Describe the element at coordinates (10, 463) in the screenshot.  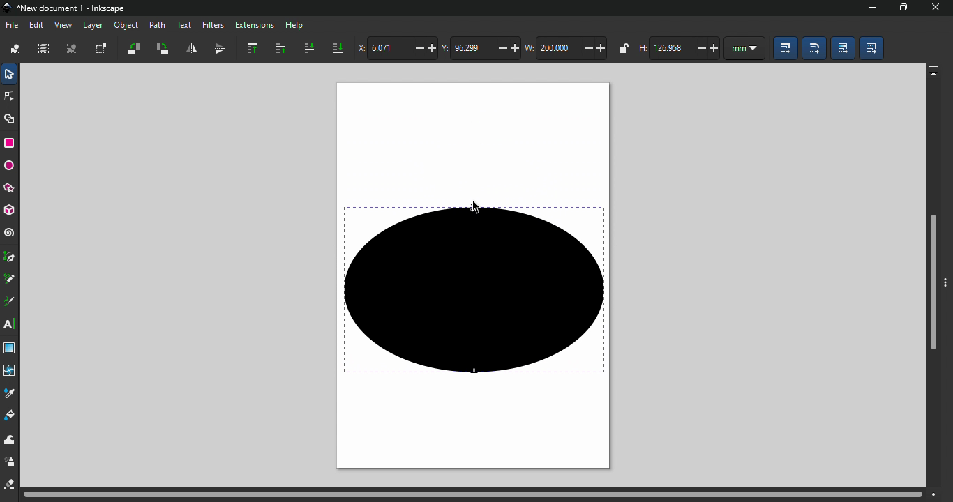
I see `spray` at that location.